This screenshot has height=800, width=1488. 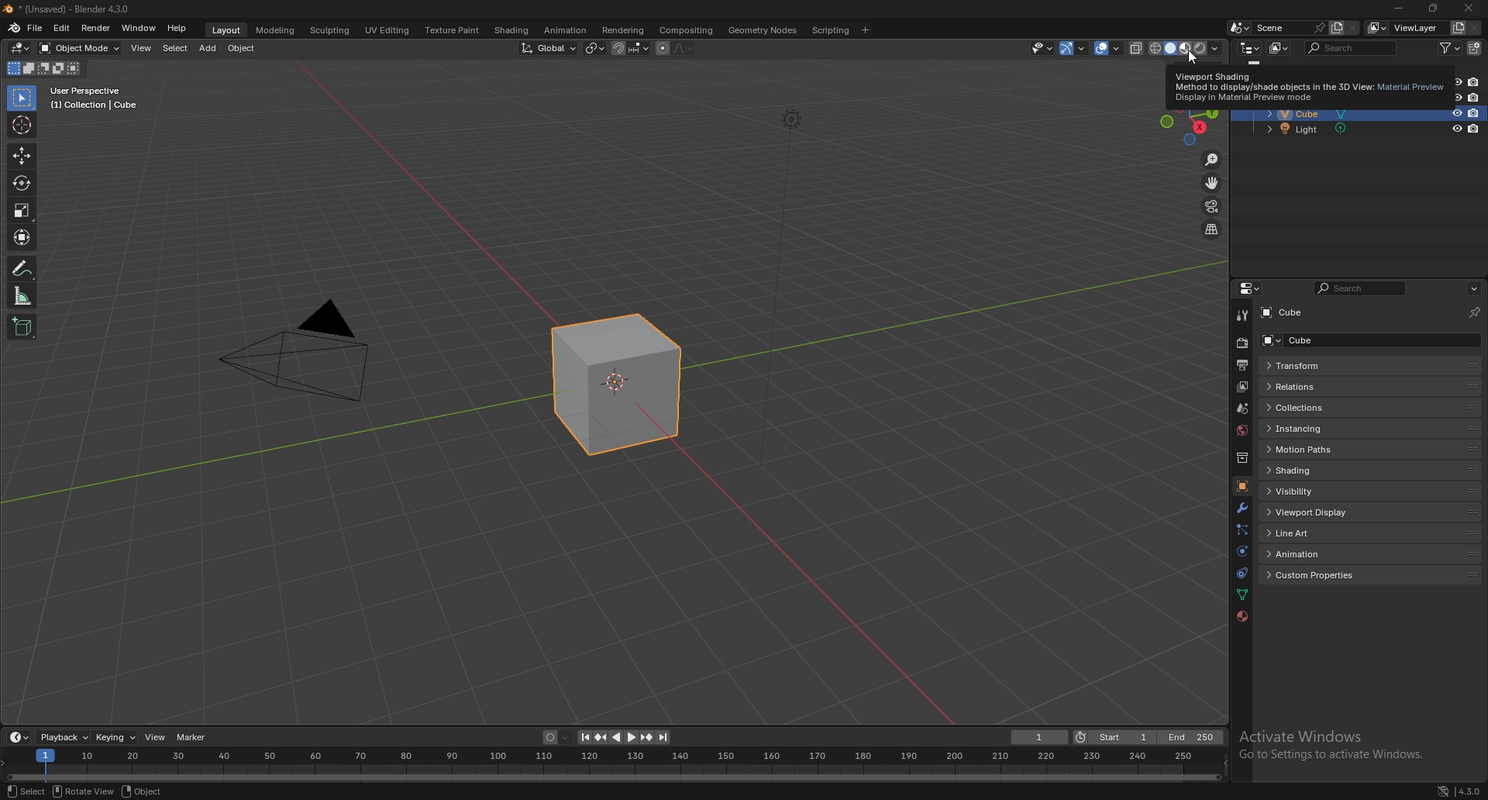 I want to click on hide in viewport, so click(x=1455, y=129).